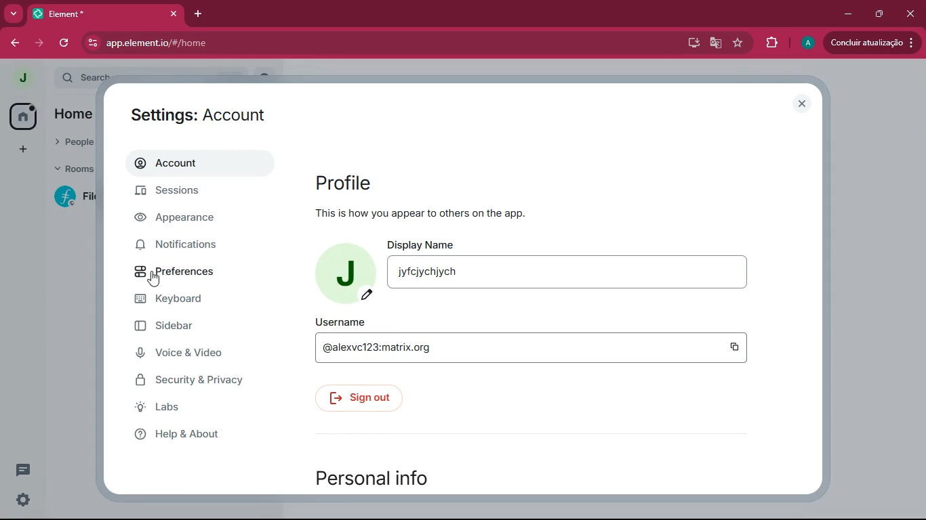 This screenshot has height=520, width=926. What do you see at coordinates (347, 275) in the screenshot?
I see `profile picture` at bounding box center [347, 275].